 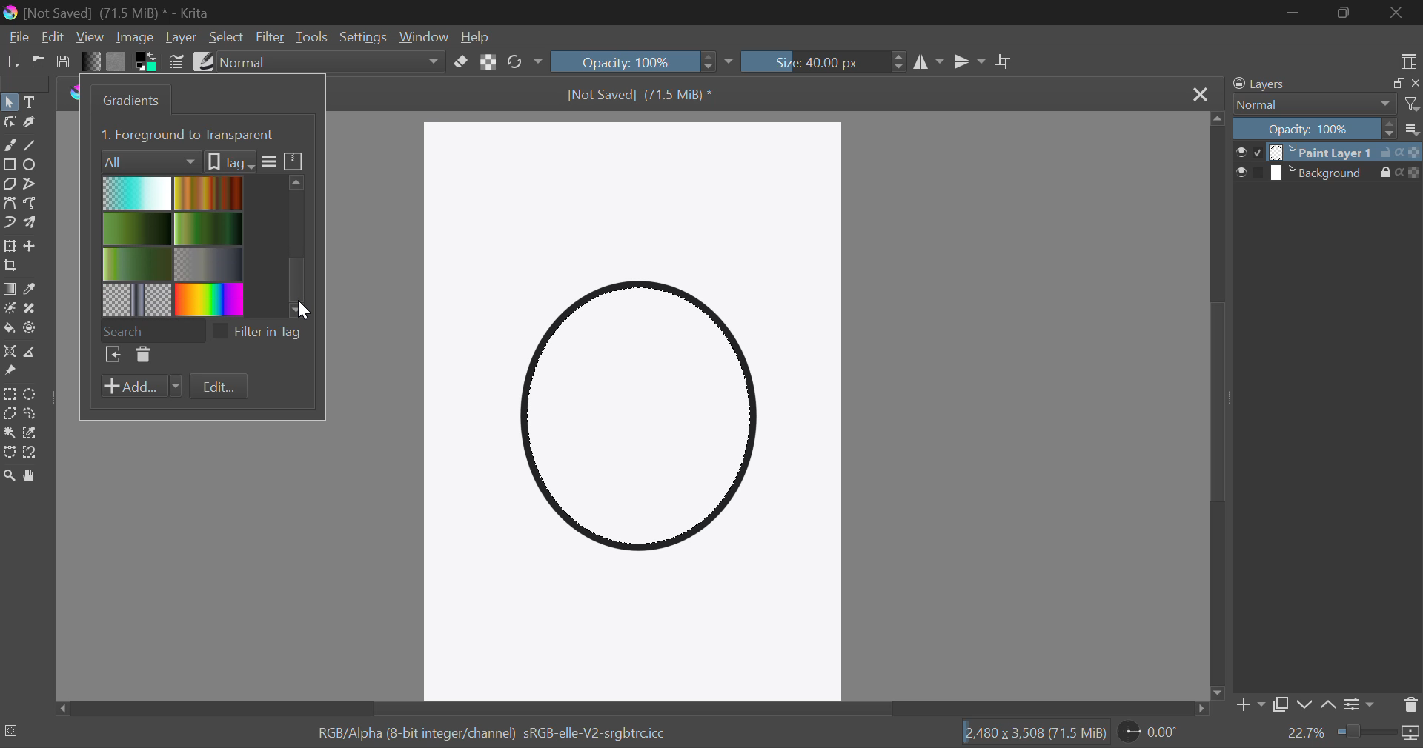 I want to click on Select, so click(x=227, y=39).